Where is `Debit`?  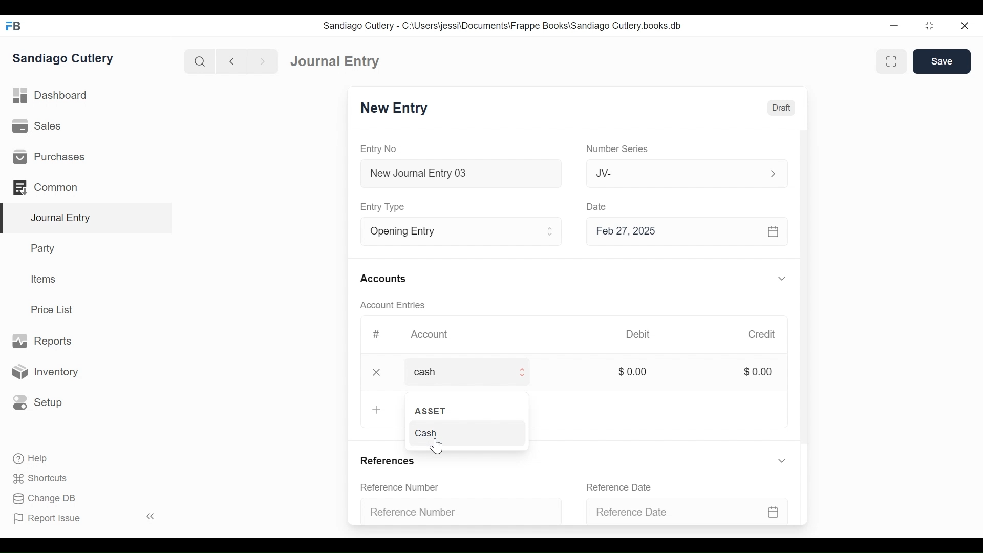
Debit is located at coordinates (639, 333).